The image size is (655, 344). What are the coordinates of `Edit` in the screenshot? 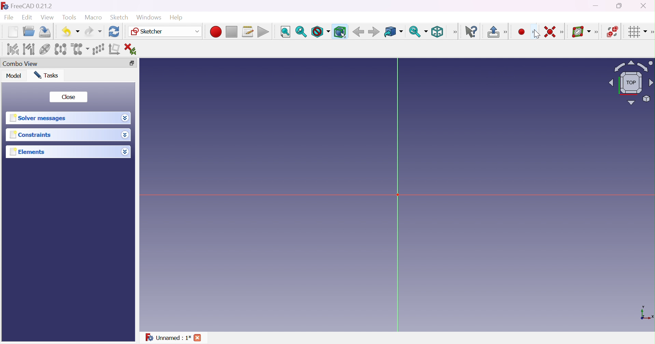 It's located at (26, 18).